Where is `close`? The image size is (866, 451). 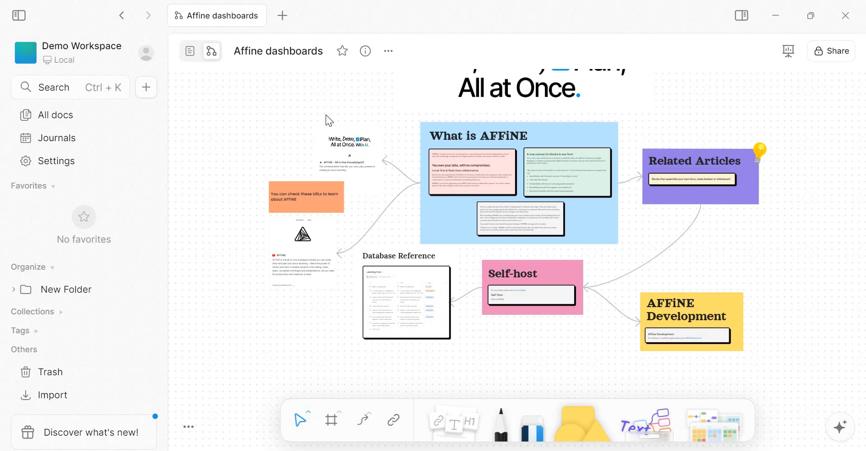
close is located at coordinates (846, 17).